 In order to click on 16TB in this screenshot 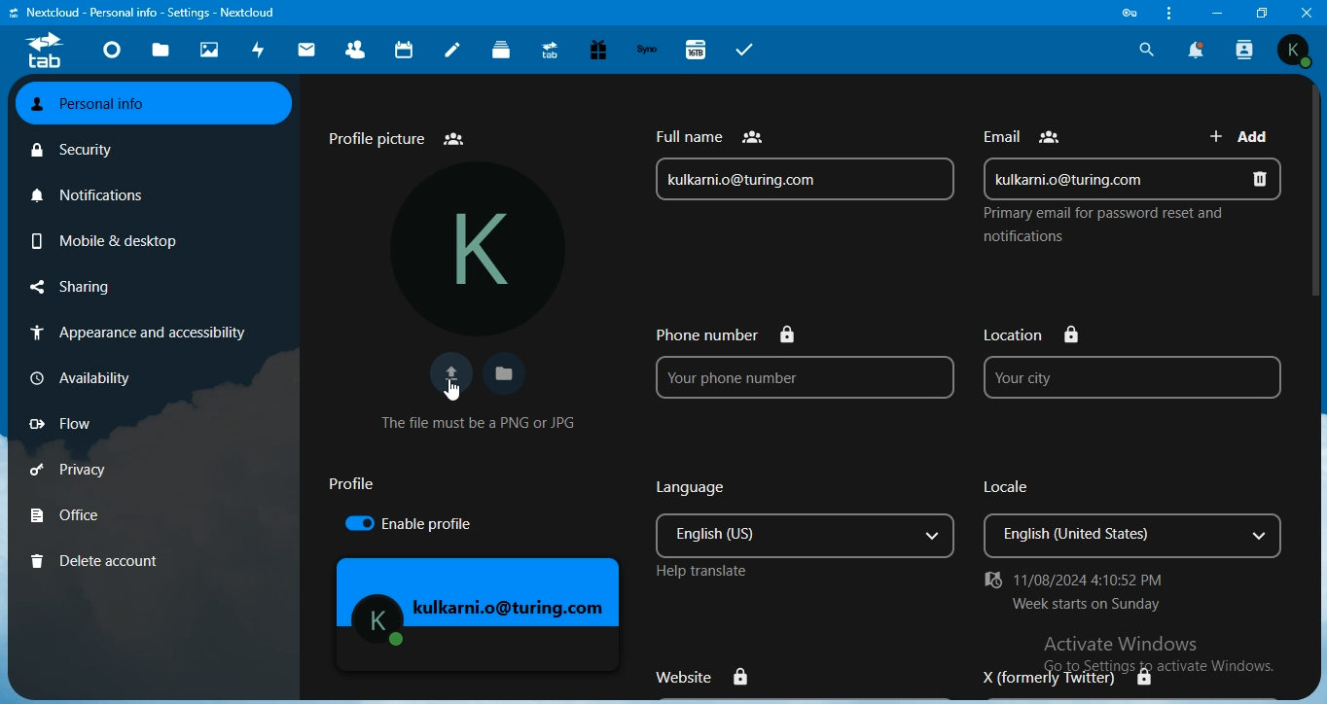, I will do `click(698, 49)`.